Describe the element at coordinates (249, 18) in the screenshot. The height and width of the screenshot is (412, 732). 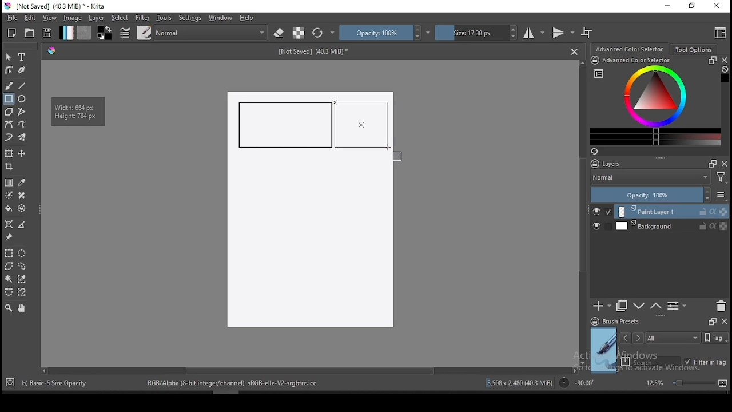
I see `help` at that location.